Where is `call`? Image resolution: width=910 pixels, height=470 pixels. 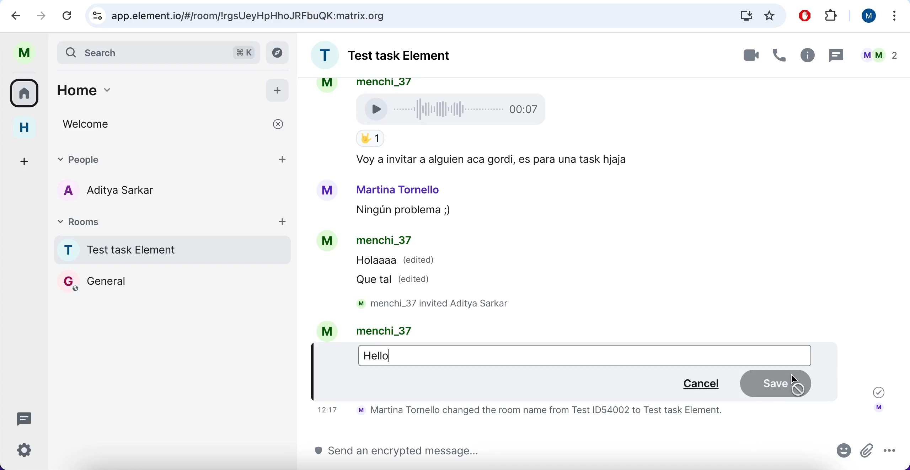 call is located at coordinates (780, 56).